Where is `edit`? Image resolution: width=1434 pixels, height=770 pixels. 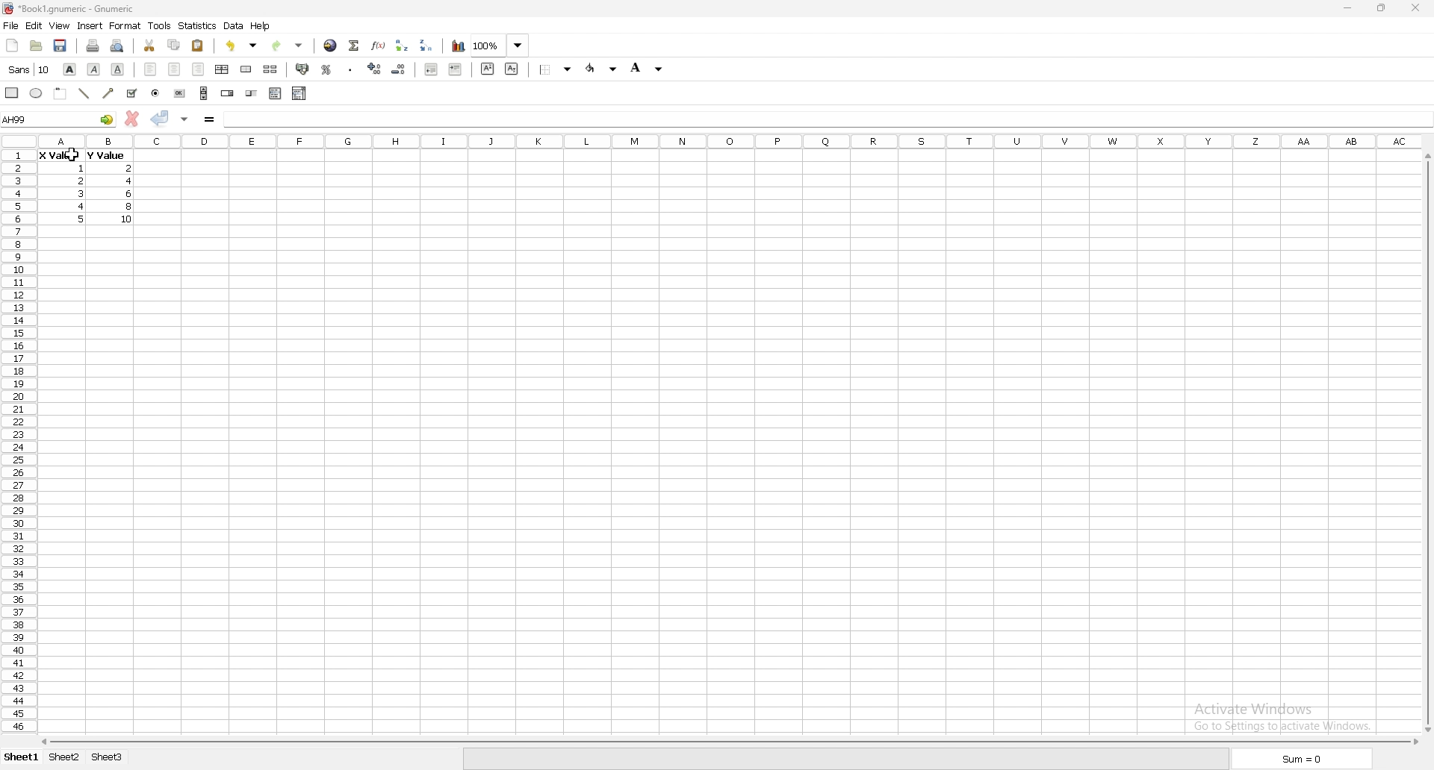 edit is located at coordinates (34, 25).